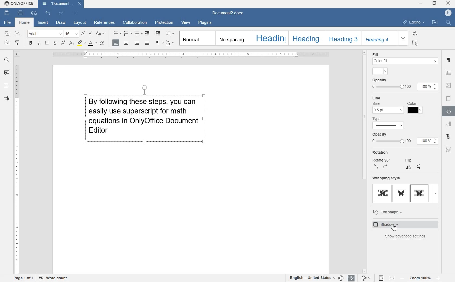  Describe the element at coordinates (388, 105) in the screenshot. I see `line size` at that location.